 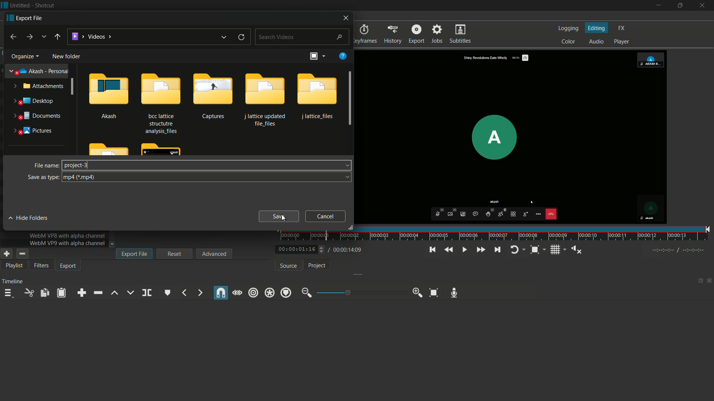 I want to click on folder-2, so click(x=160, y=102).